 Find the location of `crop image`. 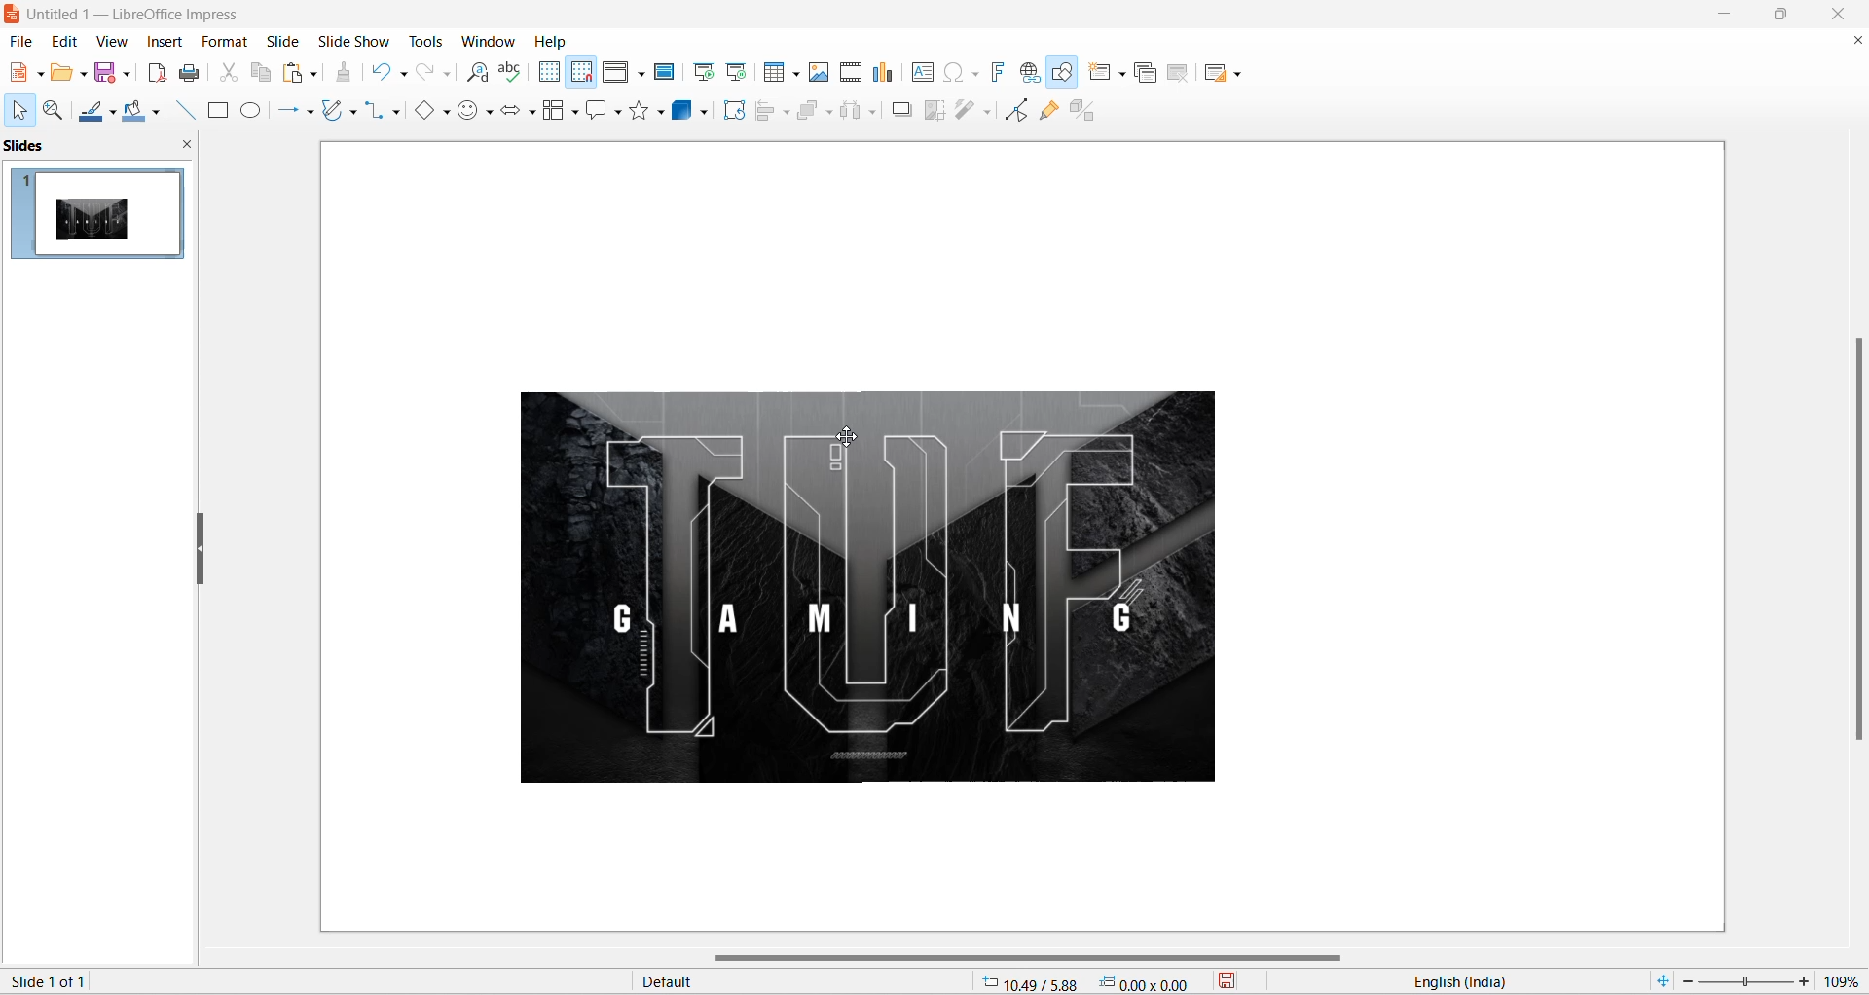

crop image is located at coordinates (933, 111).